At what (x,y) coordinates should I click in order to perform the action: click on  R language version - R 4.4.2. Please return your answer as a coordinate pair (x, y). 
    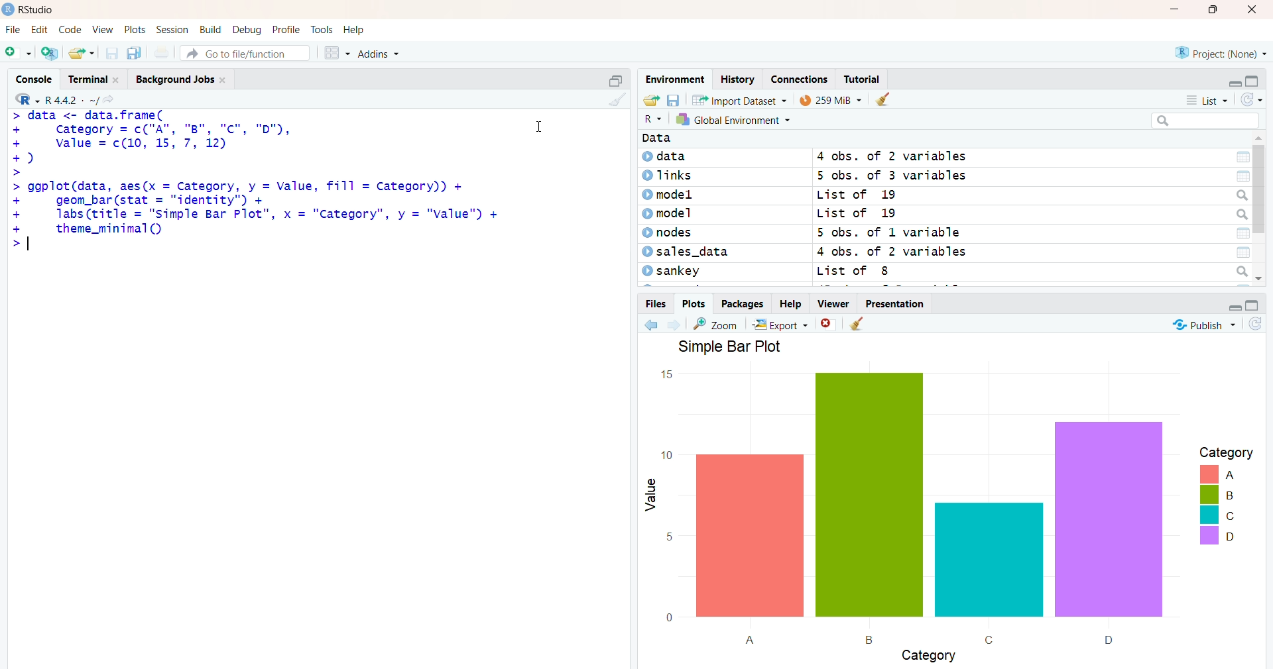
    Looking at the image, I should click on (72, 99).